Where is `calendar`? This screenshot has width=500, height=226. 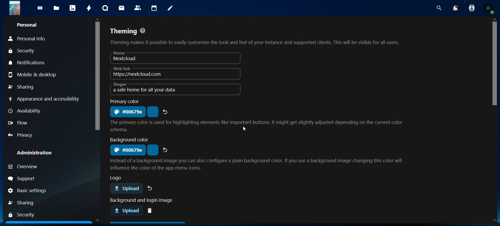
calendar is located at coordinates (154, 8).